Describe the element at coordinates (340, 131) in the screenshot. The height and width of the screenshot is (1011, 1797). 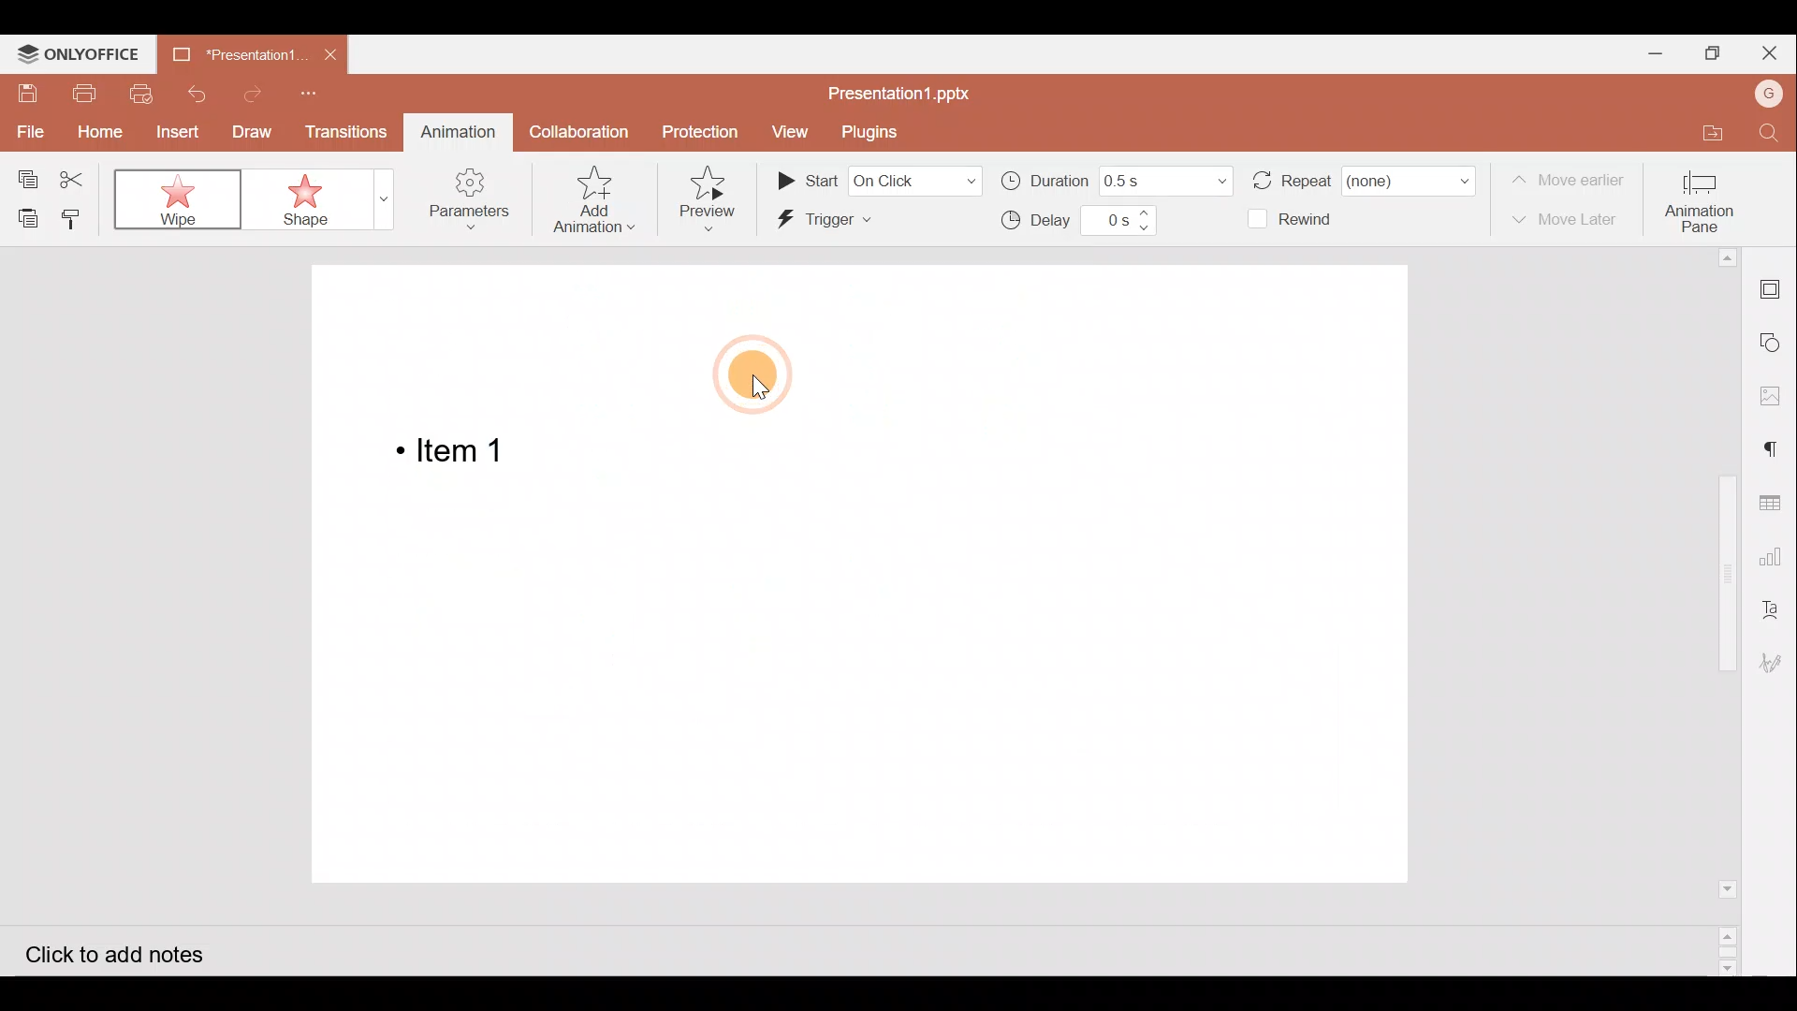
I see `Transitions` at that location.